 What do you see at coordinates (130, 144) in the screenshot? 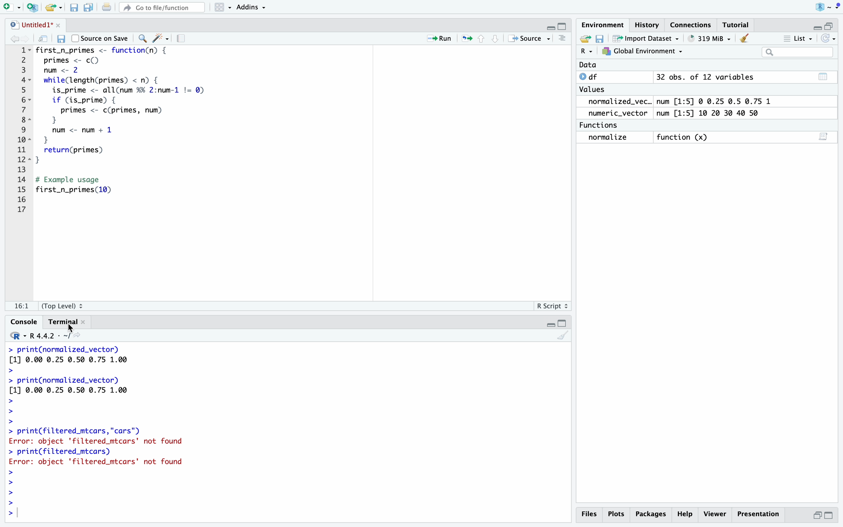
I see `1~- first_n_primes <- function(n) {
2 primes <- c()

3 num <- 2

4~ while(length(primes) < n) {
5 is_prime <- allCnum %% 2:num-1 != Q)
6~ if (is_prime) {

7 primes <- c(primes, num)
BE }

©) num <- num + 1

iol 1

11 return(primes)

28s] }

13

14 # Example usage

15 first_n_primes(10)

16

17` at bounding box center [130, 144].